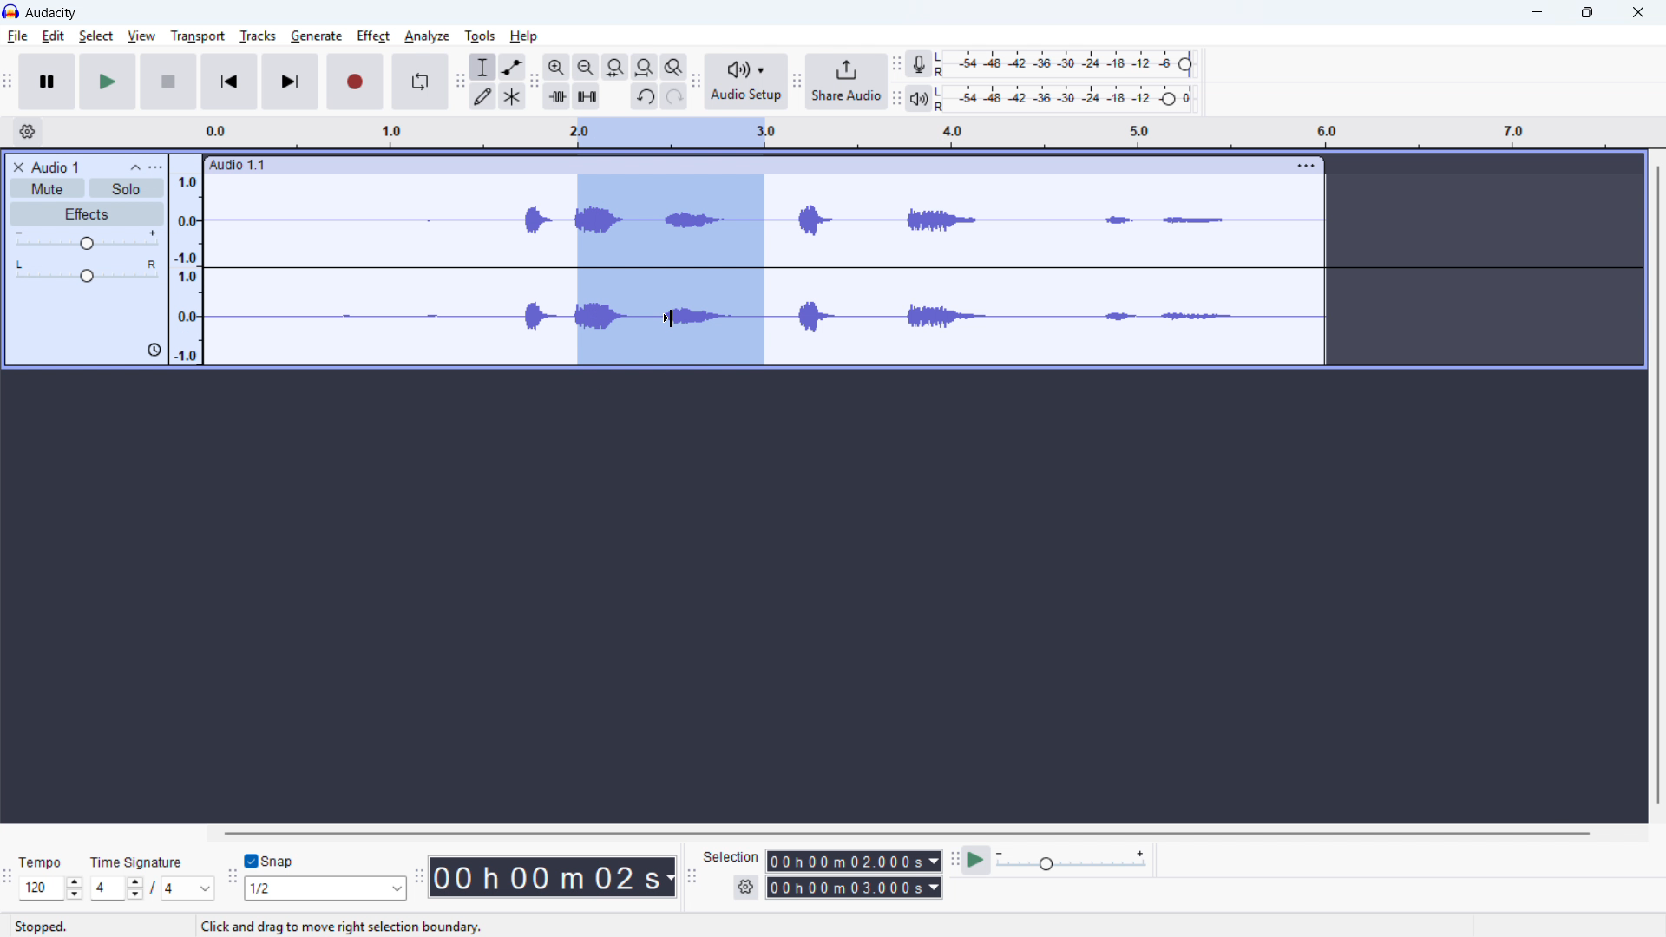 The height and width of the screenshot is (937, 1666). What do you see at coordinates (586, 96) in the screenshot?
I see `Silence audio selection` at bounding box center [586, 96].